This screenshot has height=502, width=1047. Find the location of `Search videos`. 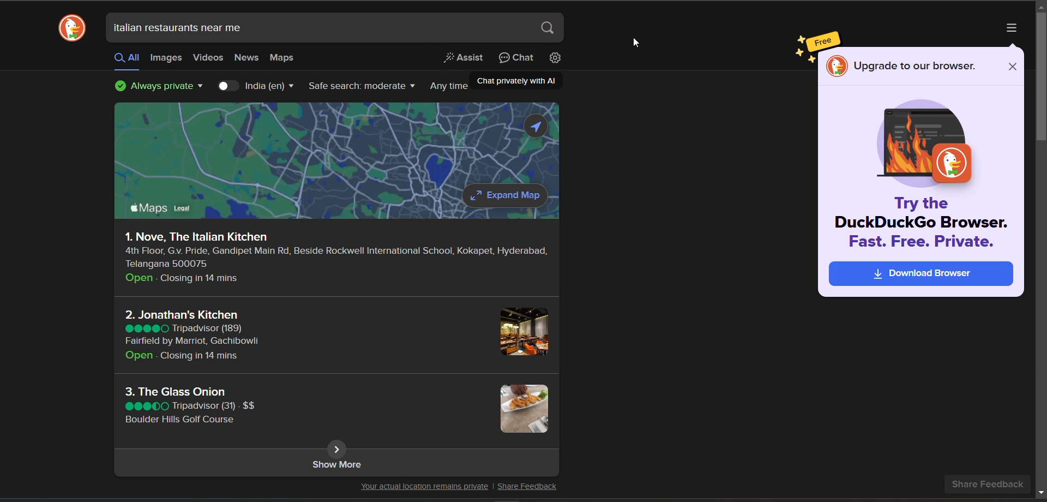

Search videos is located at coordinates (208, 57).